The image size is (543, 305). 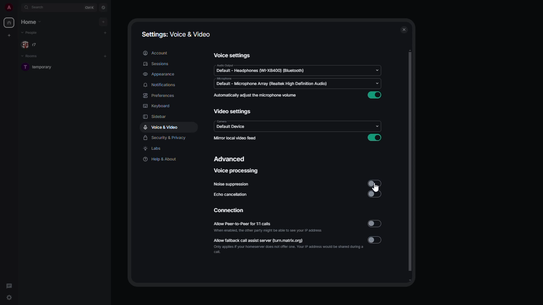 What do you see at coordinates (230, 125) in the screenshot?
I see `camera default` at bounding box center [230, 125].